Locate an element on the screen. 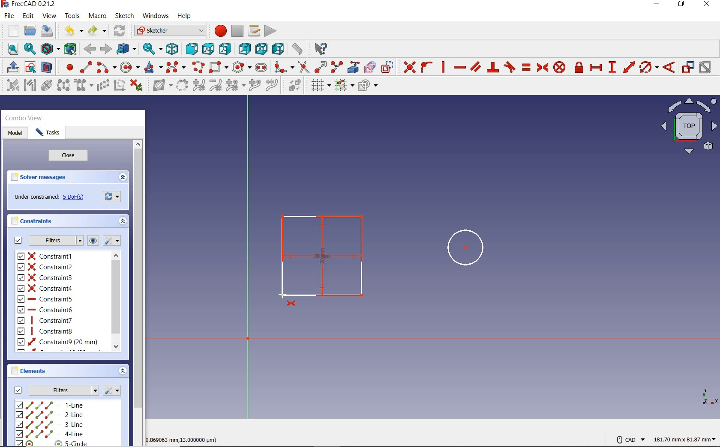 Image resolution: width=720 pixels, height=447 pixels. what's this is located at coordinates (321, 48).